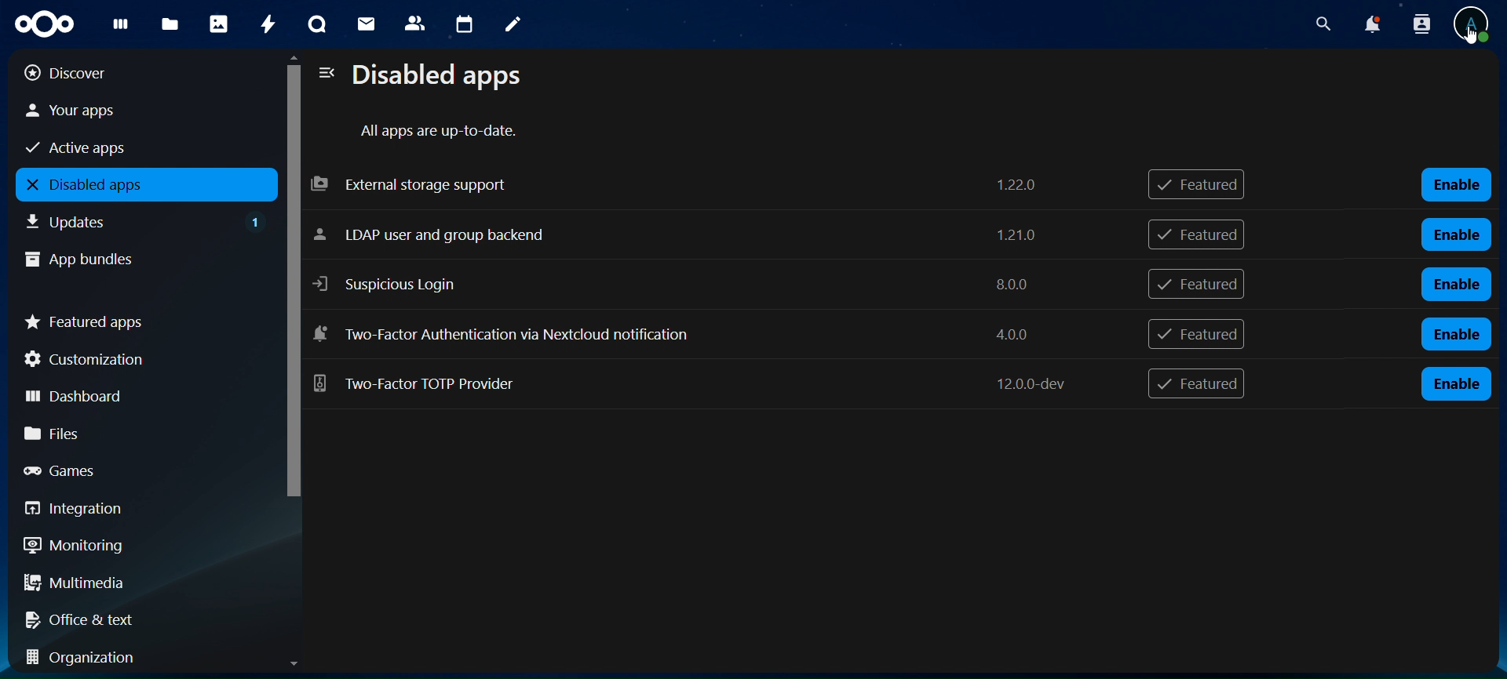 Image resolution: width=1507 pixels, height=679 pixels. Describe the element at coordinates (1455, 335) in the screenshot. I see `enable` at that location.